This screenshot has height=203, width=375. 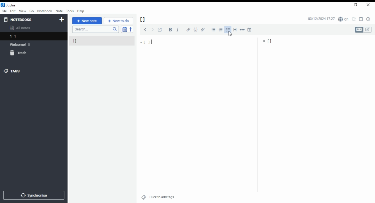 I want to click on heading, so click(x=235, y=30).